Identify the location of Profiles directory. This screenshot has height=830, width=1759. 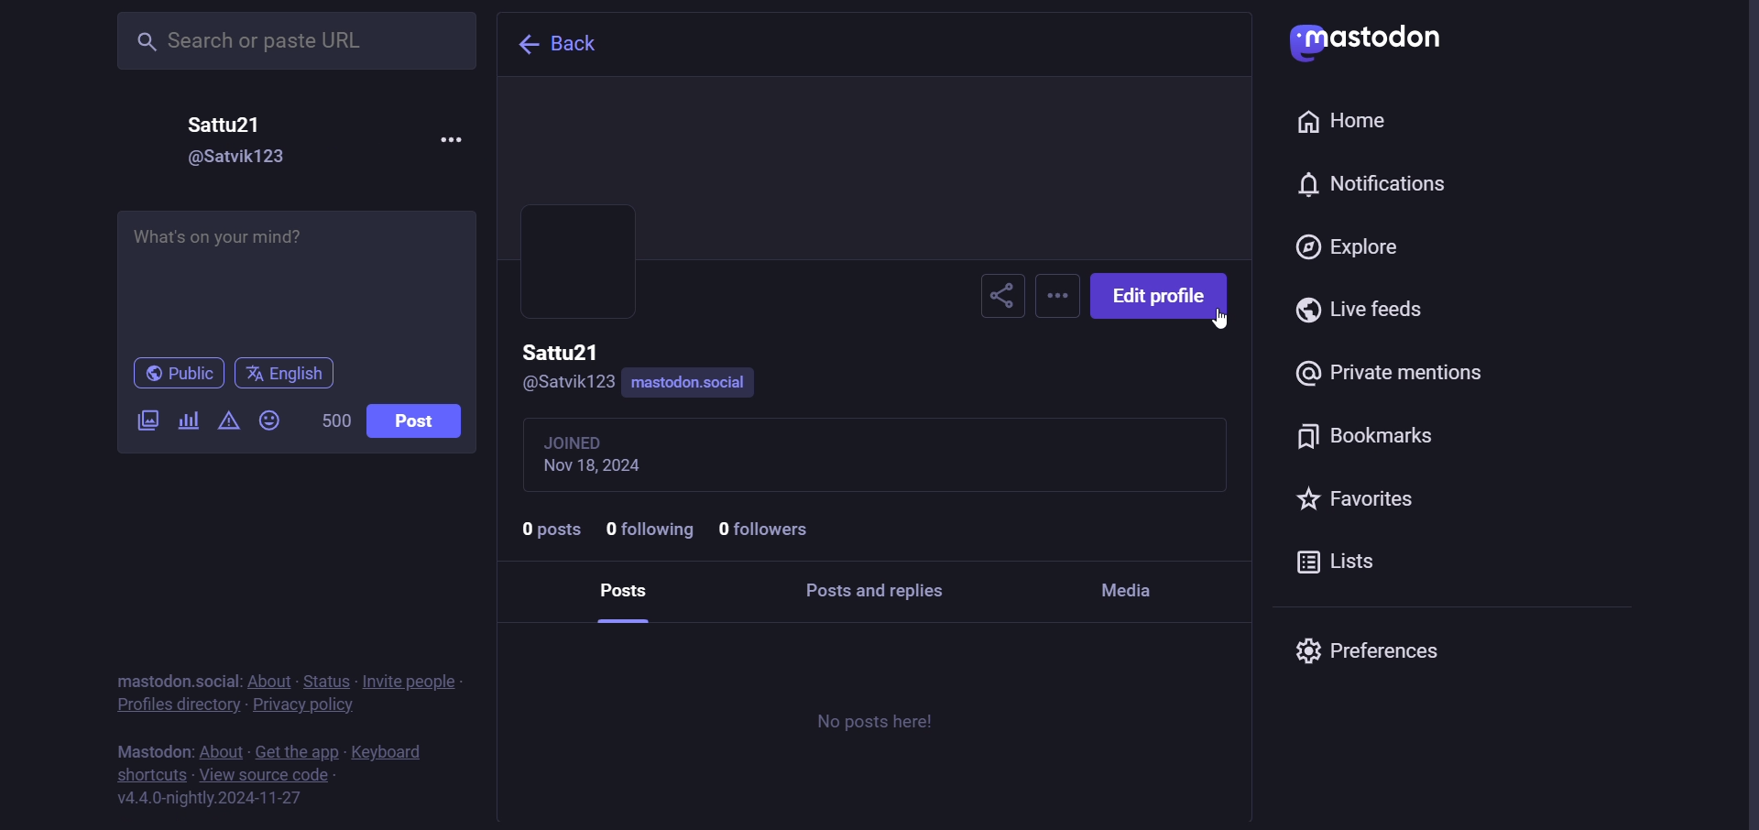
(175, 705).